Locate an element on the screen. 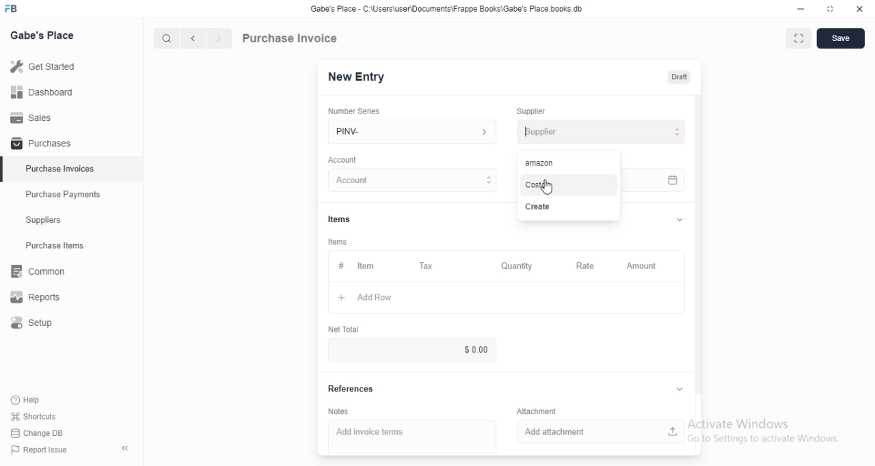 This screenshot has width=875, height=466. Draft is located at coordinates (679, 77).